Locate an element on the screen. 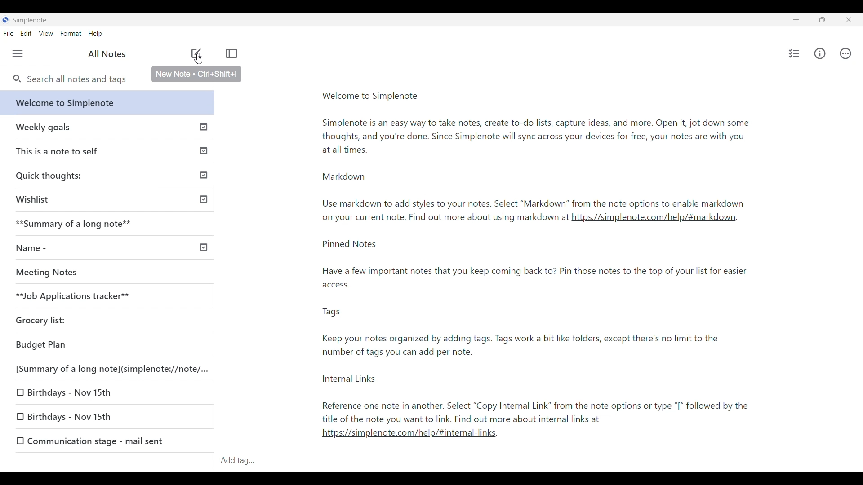 This screenshot has height=485, width=863. Format menu is located at coordinates (71, 34).